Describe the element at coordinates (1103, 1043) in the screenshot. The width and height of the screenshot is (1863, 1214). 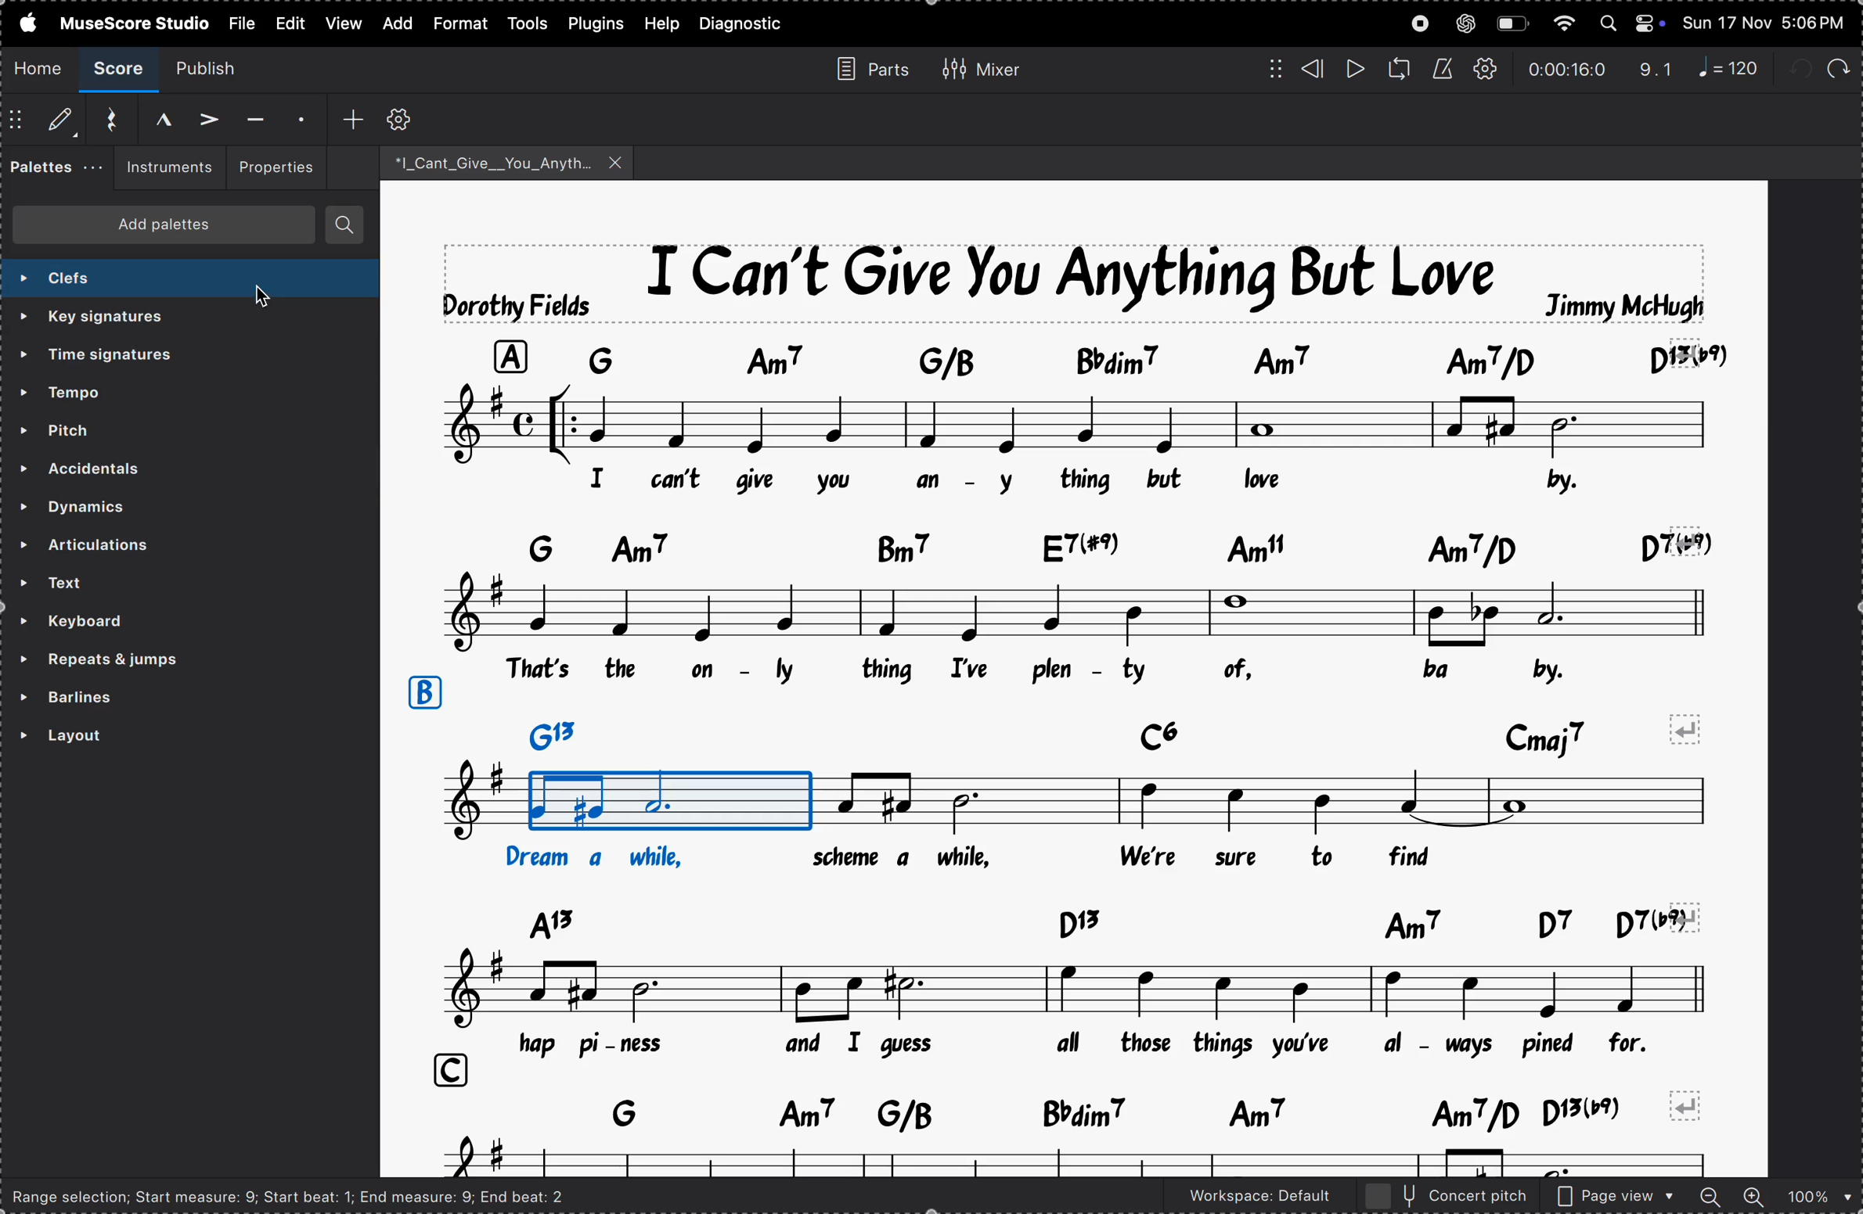
I see `lyrics` at that location.